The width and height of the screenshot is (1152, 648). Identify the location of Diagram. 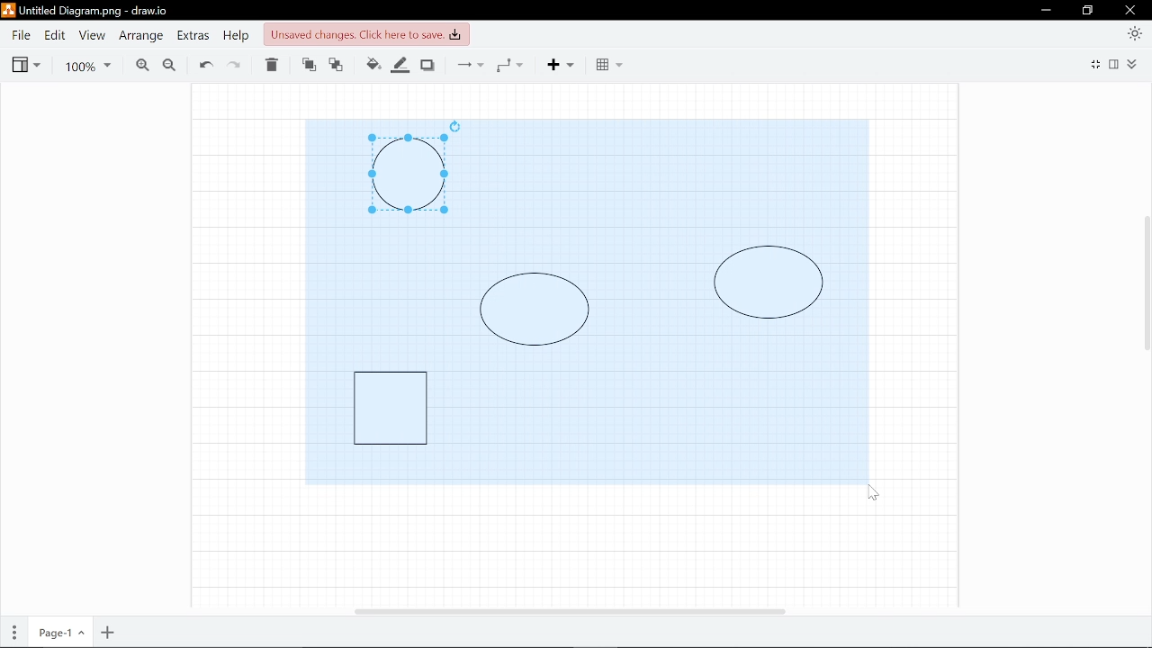
(535, 309).